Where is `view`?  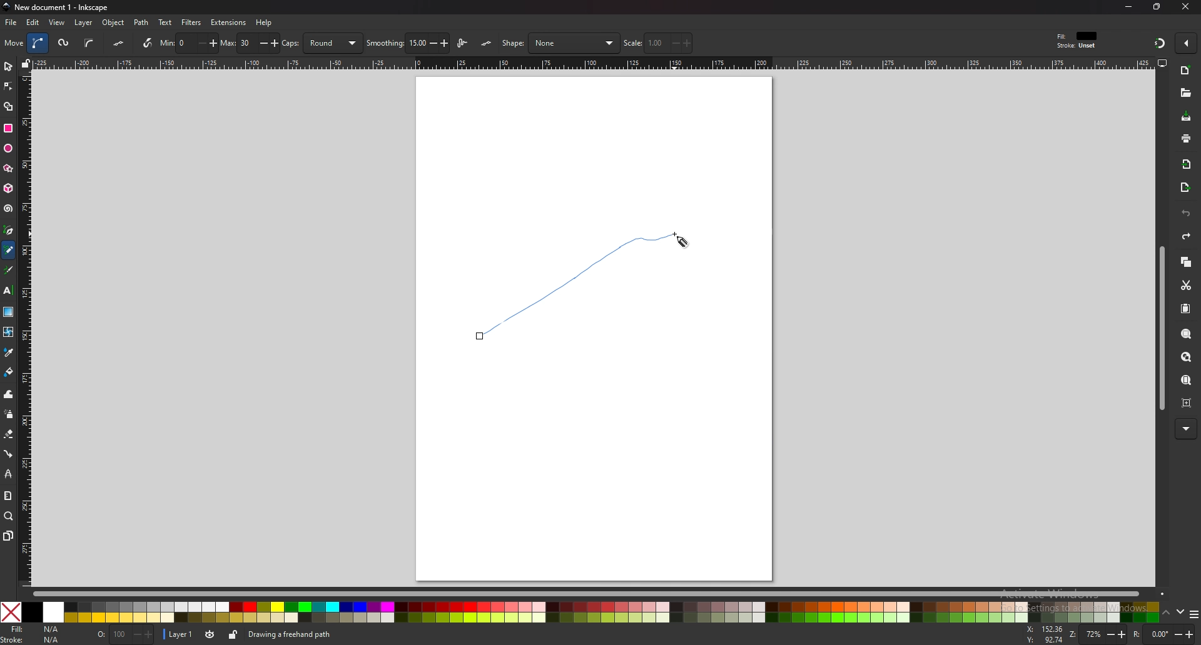 view is located at coordinates (58, 22).